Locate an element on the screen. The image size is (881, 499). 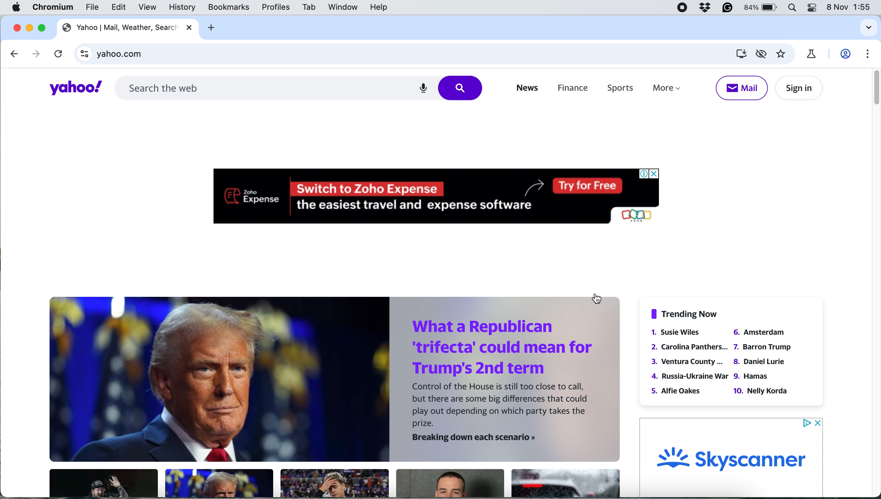
file is located at coordinates (94, 7).